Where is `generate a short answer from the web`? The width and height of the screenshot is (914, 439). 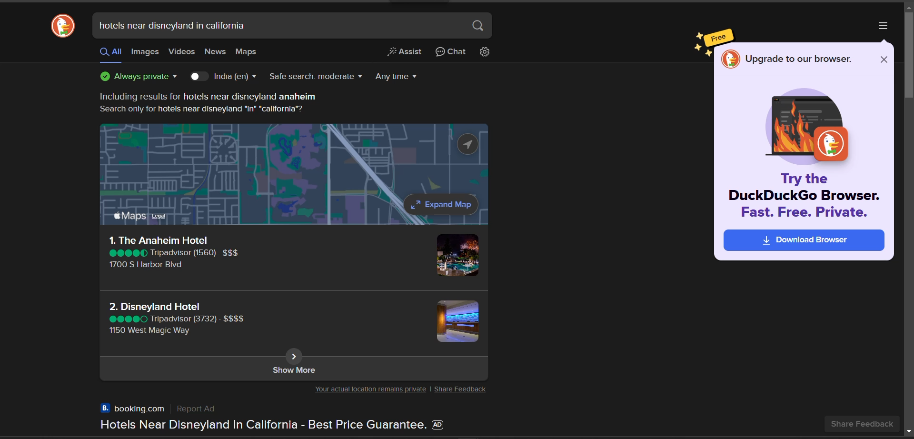 generate a short answer from the web is located at coordinates (402, 53).